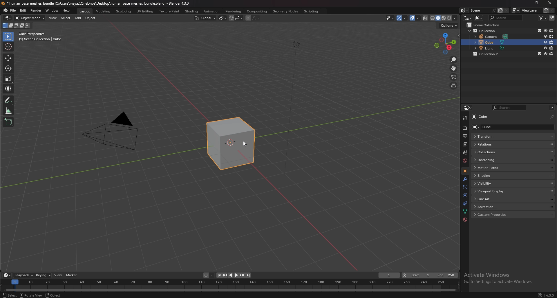 The image size is (557, 298). What do you see at coordinates (500, 10) in the screenshot?
I see `add scene` at bounding box center [500, 10].